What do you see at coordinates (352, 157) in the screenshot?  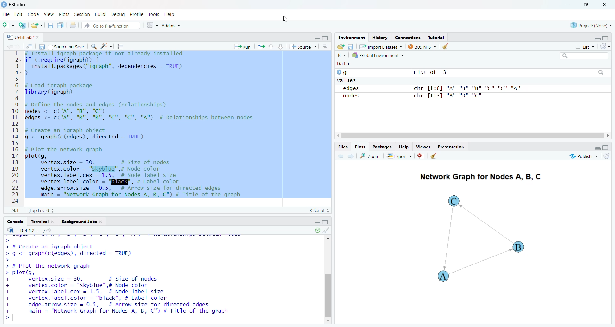 I see `next` at bounding box center [352, 157].